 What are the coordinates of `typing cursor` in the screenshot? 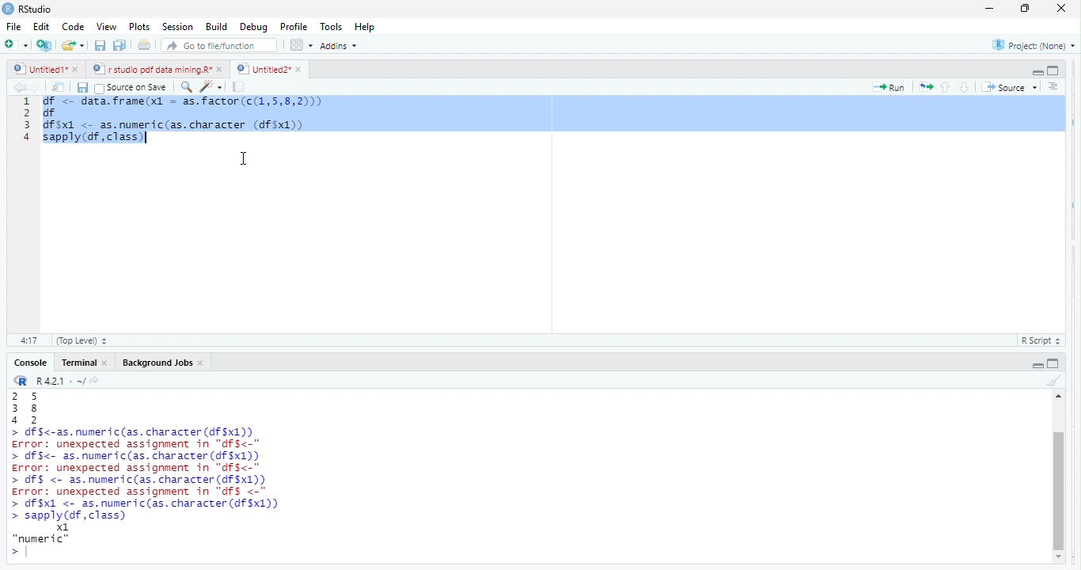 It's located at (150, 139).